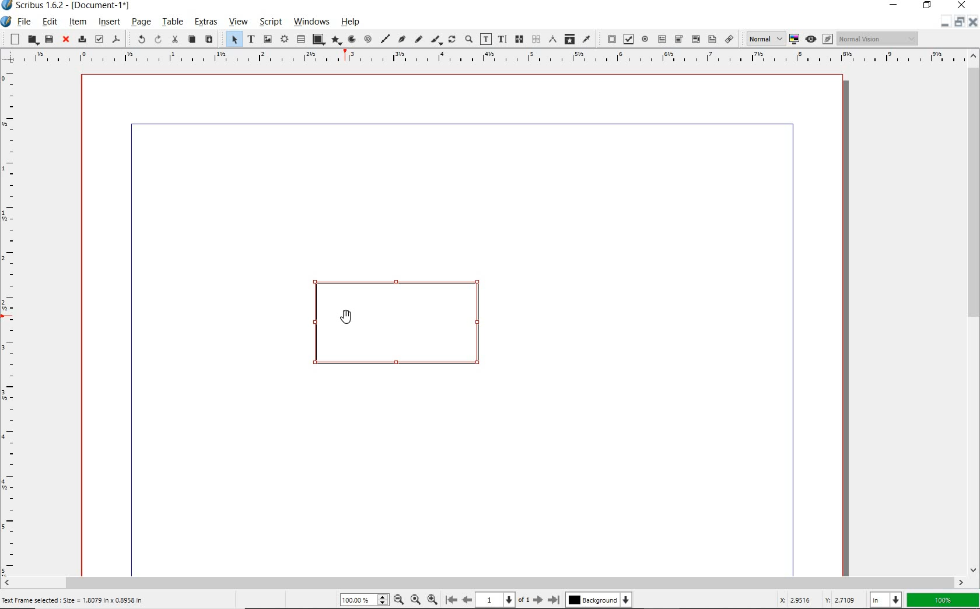 The width and height of the screenshot is (980, 609). Describe the element at coordinates (158, 39) in the screenshot. I see `redo` at that location.